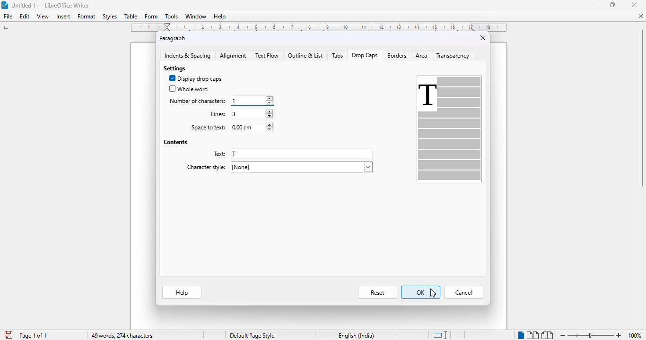 This screenshot has width=646, height=340. I want to click on borders, so click(396, 56).